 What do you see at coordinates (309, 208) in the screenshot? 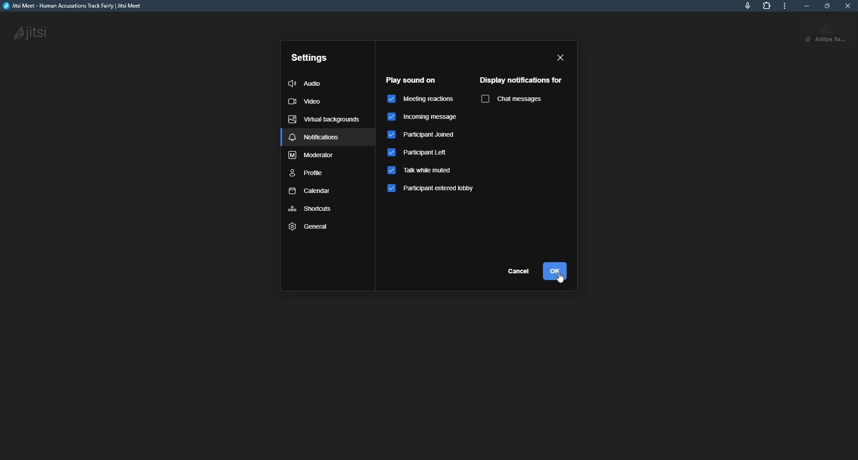
I see `shortcuts` at bounding box center [309, 208].